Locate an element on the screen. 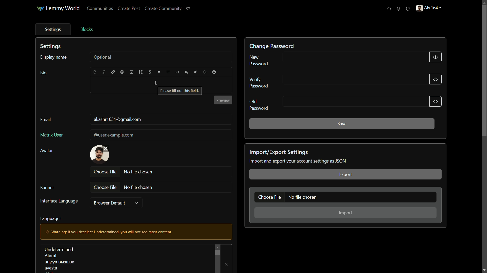 The width and height of the screenshot is (487, 273). create community is located at coordinates (164, 8).